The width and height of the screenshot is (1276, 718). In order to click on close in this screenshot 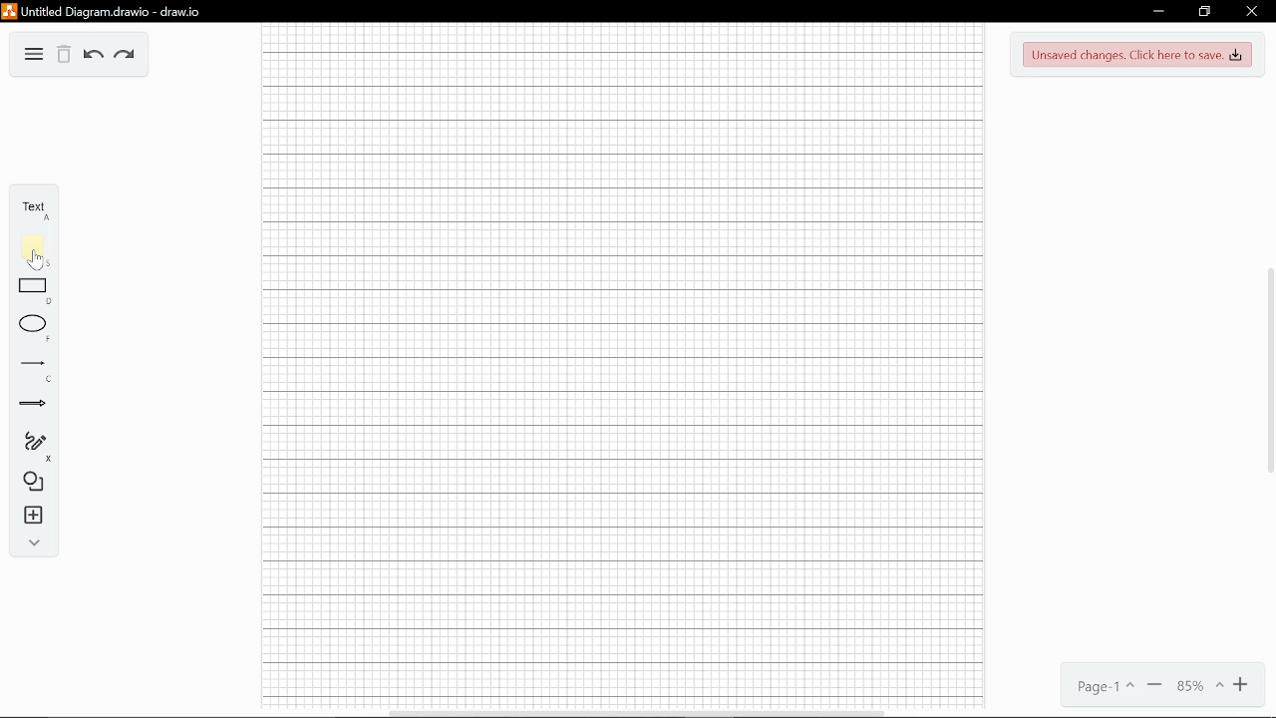, I will do `click(1250, 13)`.